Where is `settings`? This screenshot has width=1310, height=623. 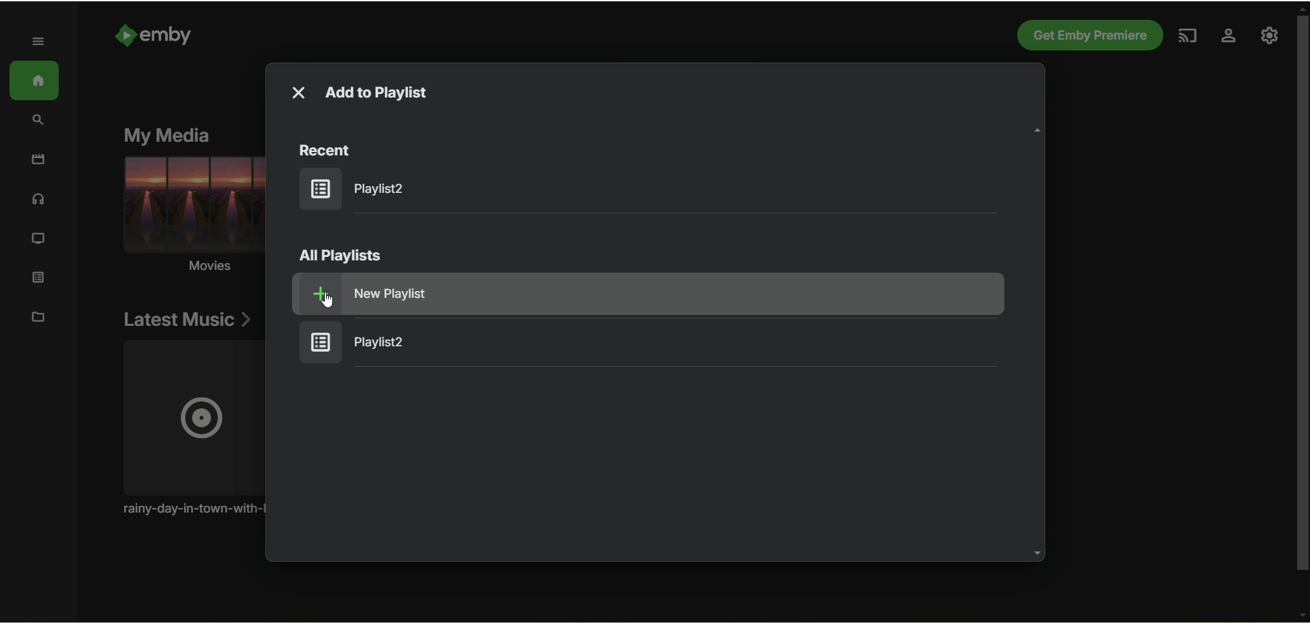 settings is located at coordinates (1227, 37).